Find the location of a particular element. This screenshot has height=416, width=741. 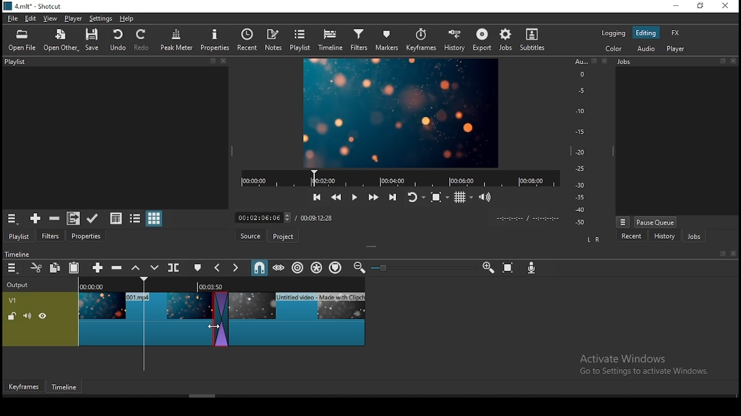

notes is located at coordinates (274, 39).